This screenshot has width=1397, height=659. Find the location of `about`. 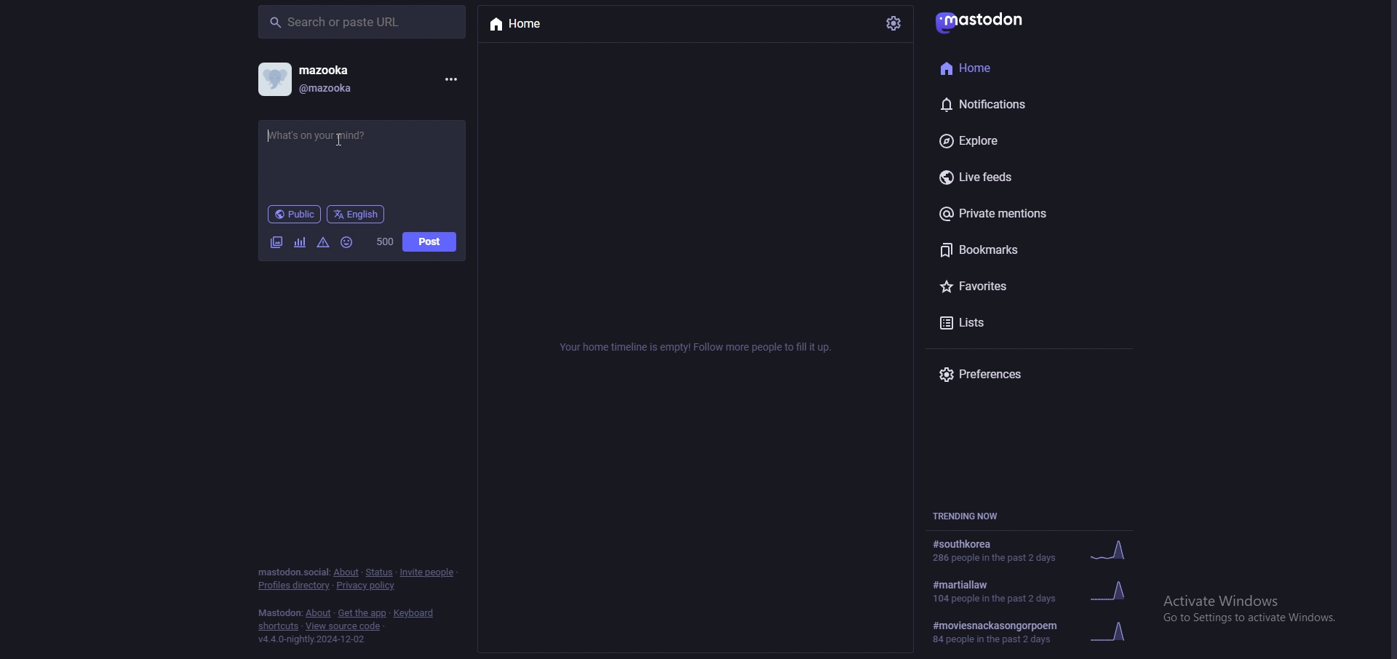

about is located at coordinates (319, 613).